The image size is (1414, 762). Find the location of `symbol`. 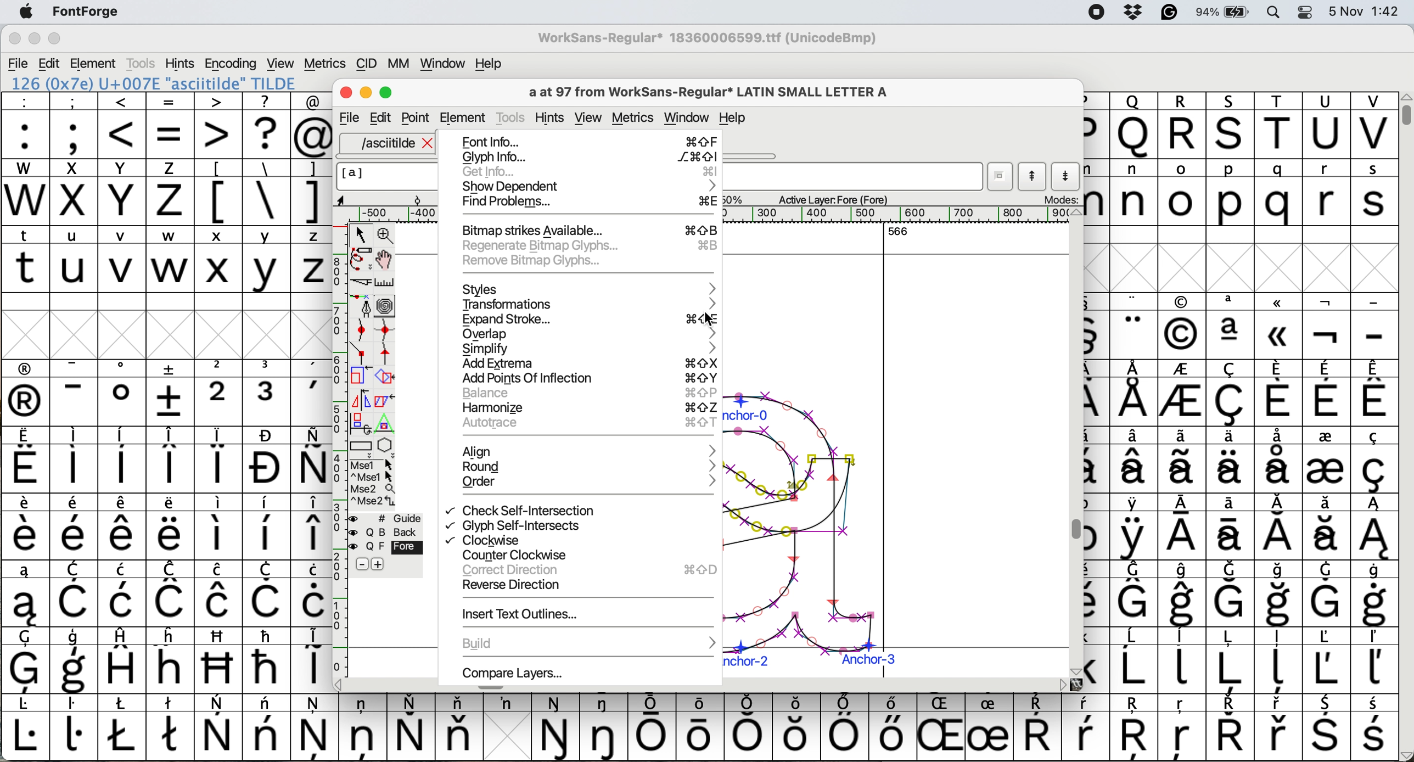

symbol is located at coordinates (268, 393).